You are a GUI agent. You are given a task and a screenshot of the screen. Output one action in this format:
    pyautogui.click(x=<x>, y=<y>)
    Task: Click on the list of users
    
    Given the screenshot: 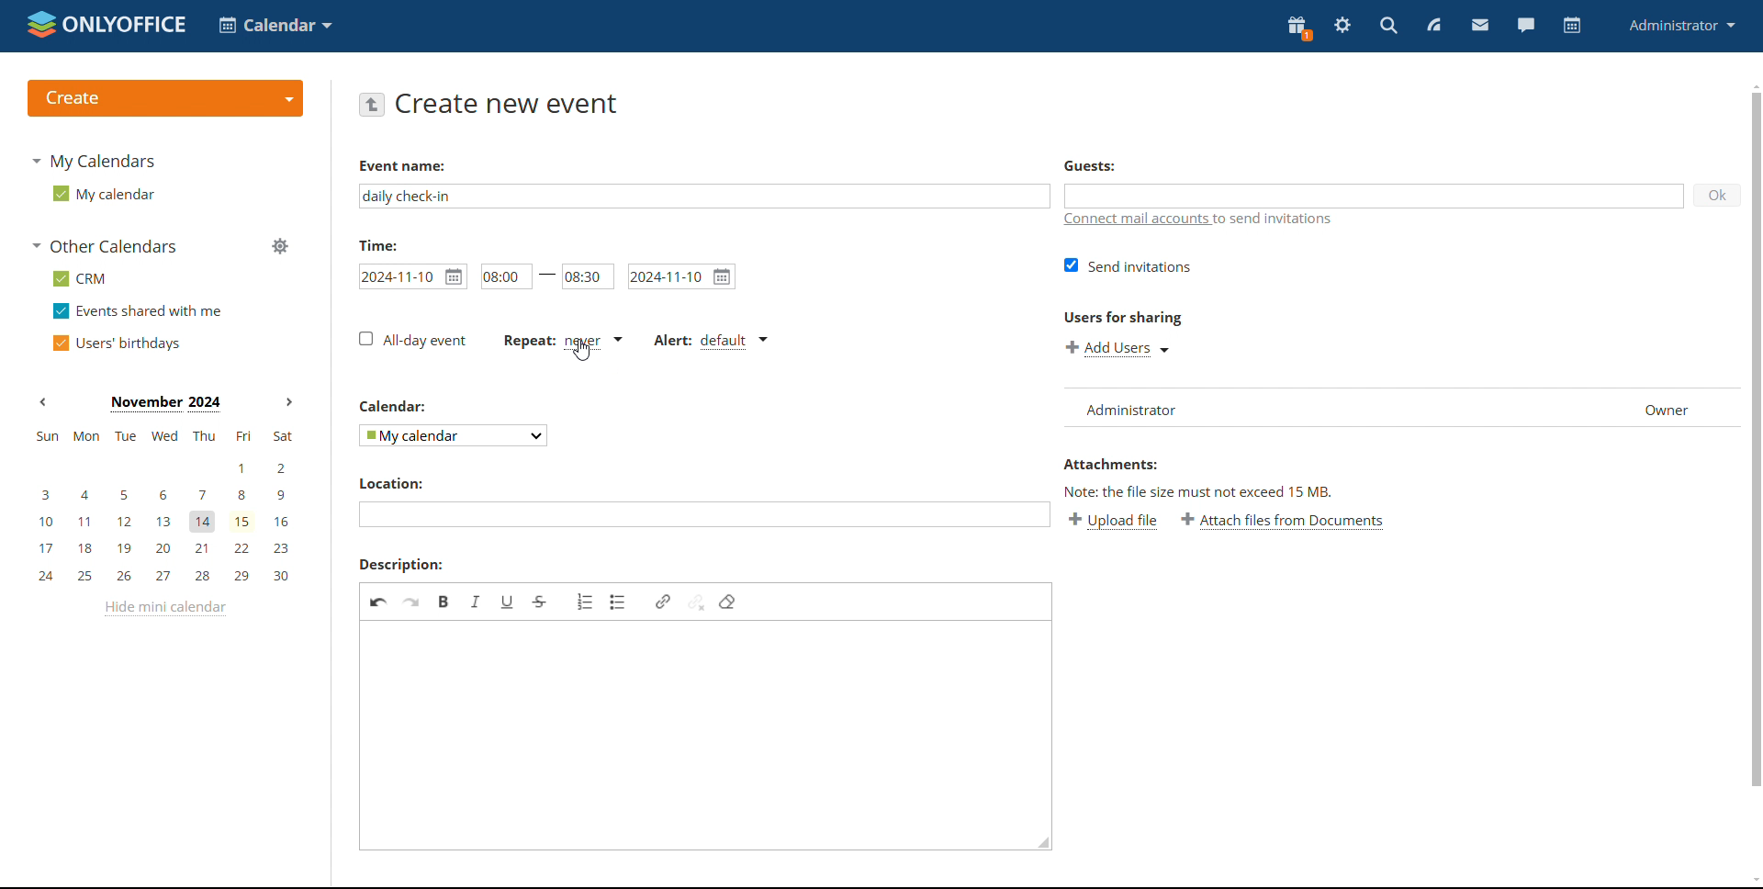 What is the action you would take?
    pyautogui.click(x=1139, y=406)
    